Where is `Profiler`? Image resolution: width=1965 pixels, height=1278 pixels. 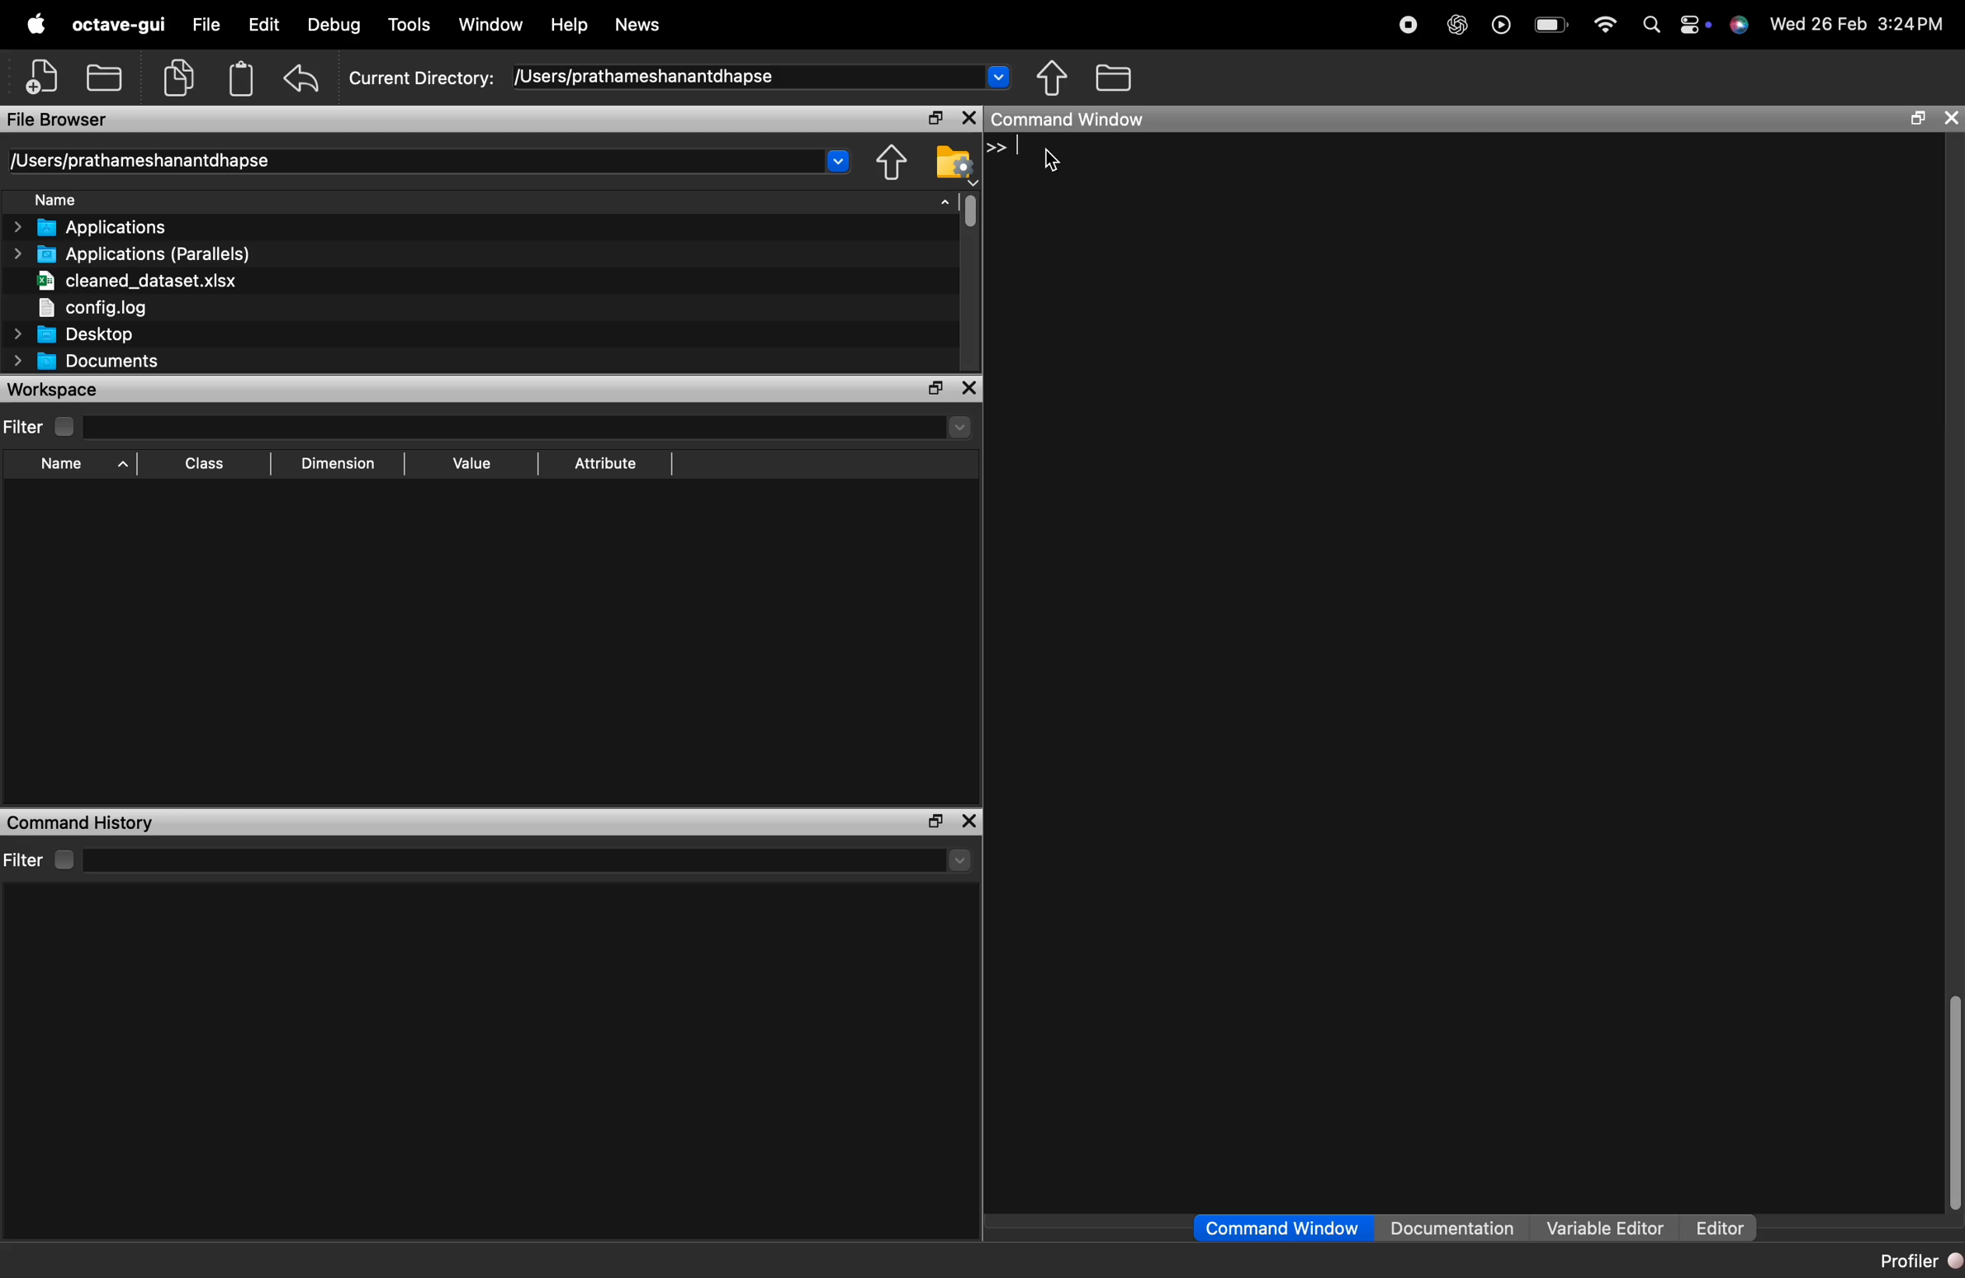
Profiler is located at coordinates (1919, 1261).